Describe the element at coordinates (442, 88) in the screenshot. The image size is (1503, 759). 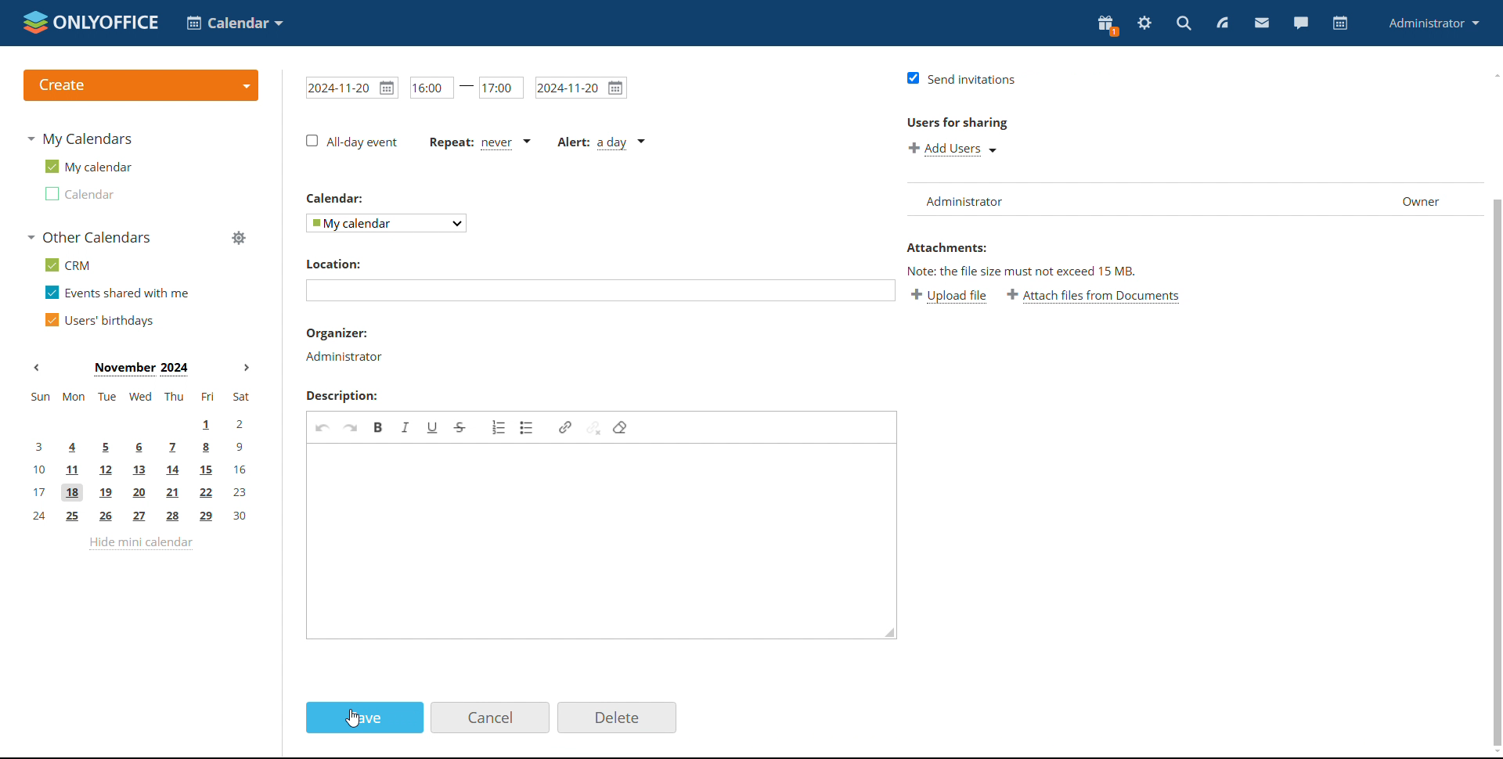
I see `start time ` at that location.